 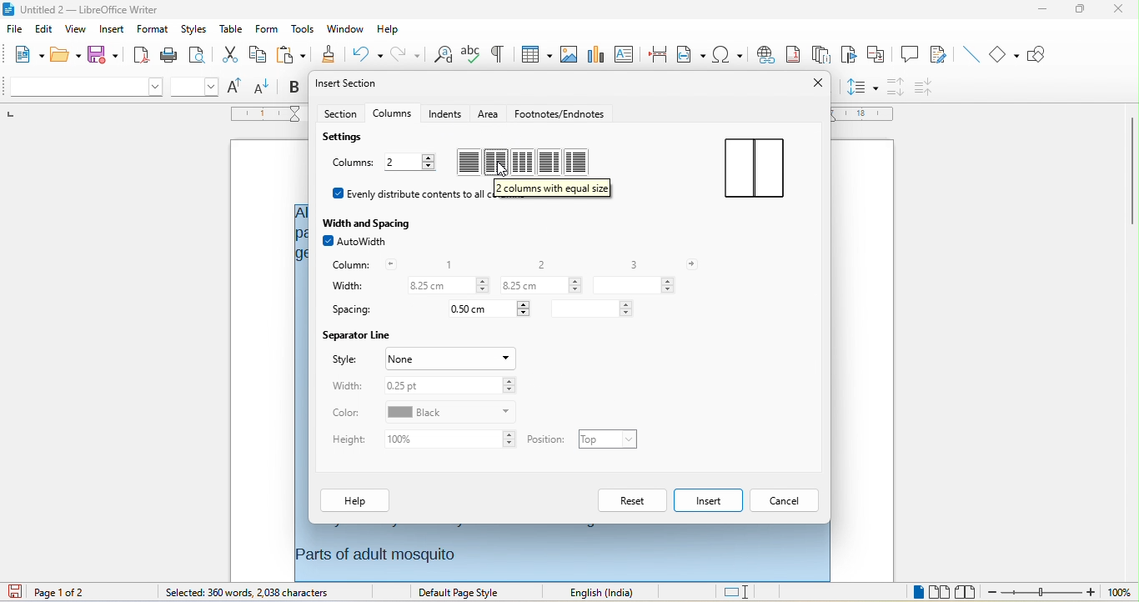 What do you see at coordinates (453, 440) in the screenshot?
I see `set height` at bounding box center [453, 440].